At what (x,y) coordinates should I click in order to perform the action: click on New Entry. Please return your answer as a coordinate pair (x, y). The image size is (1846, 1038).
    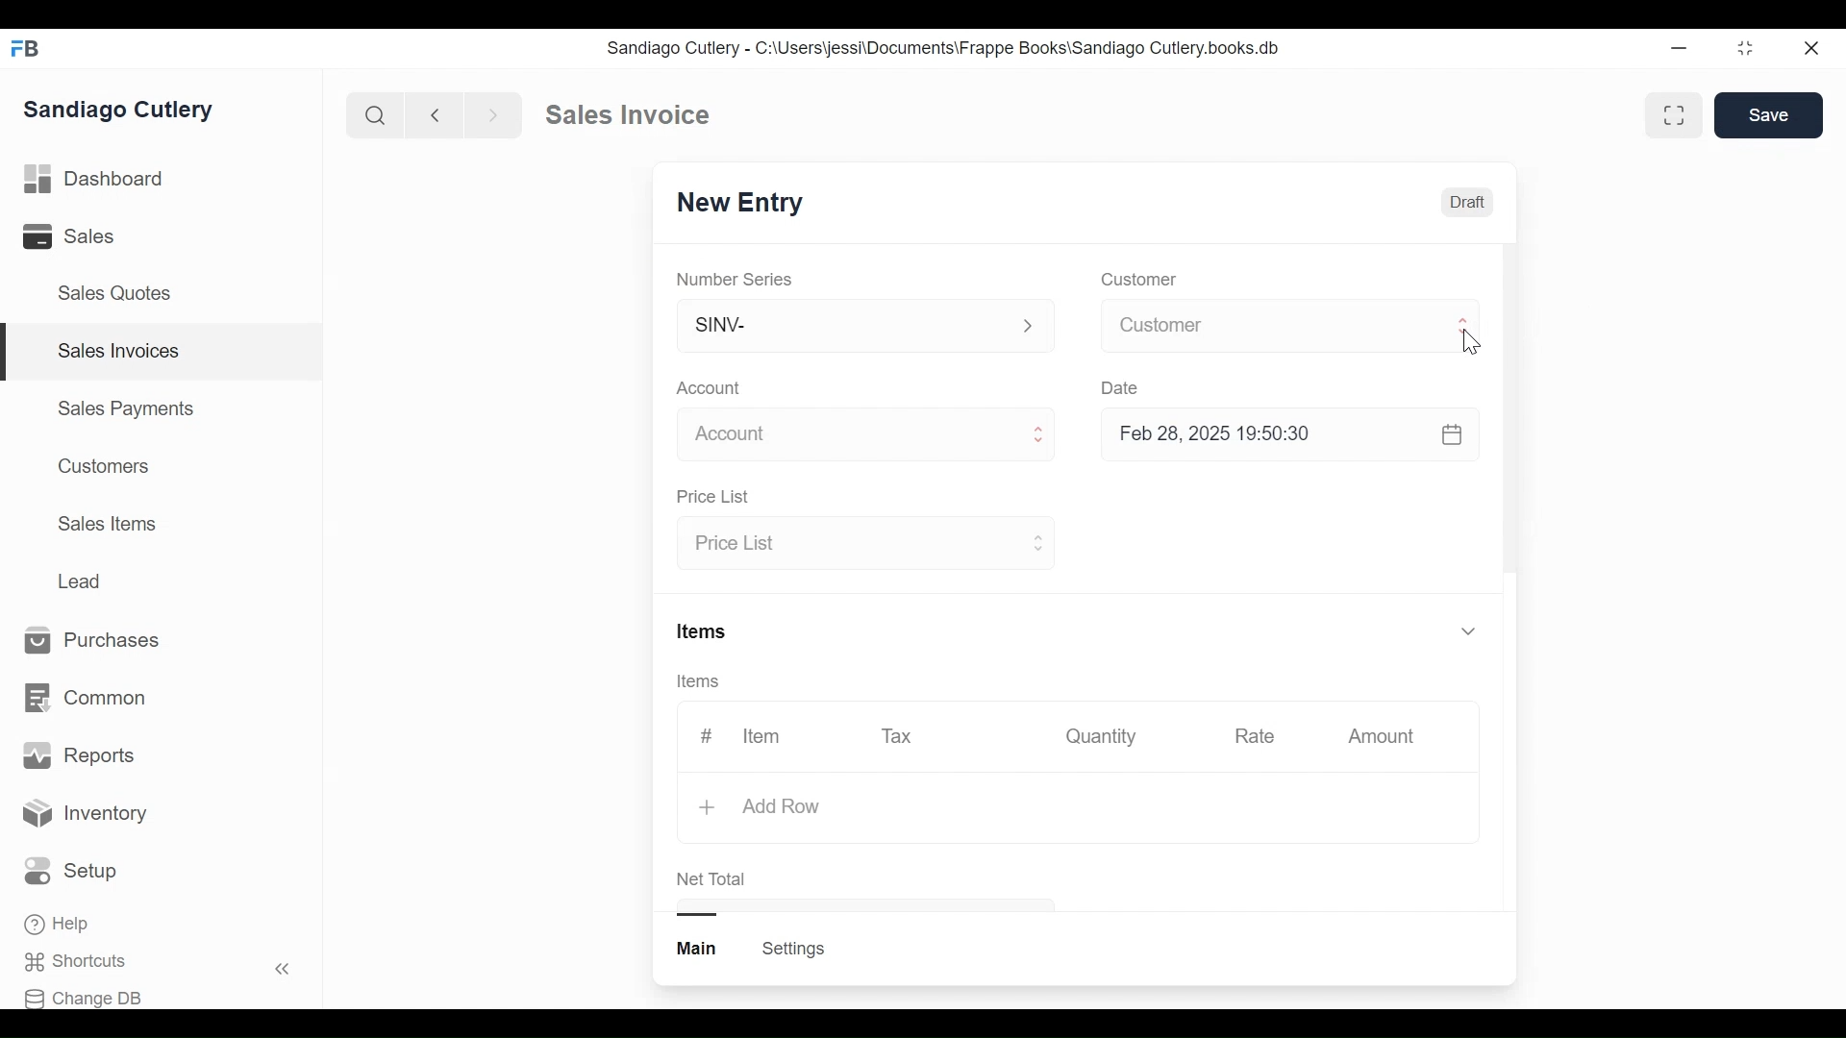
    Looking at the image, I should click on (734, 205).